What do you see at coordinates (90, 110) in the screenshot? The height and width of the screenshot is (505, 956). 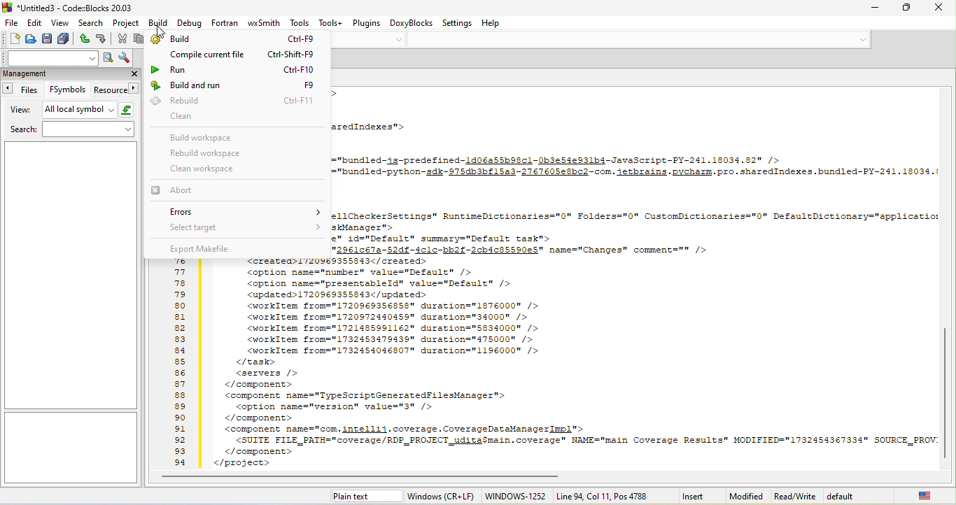 I see `all local symbol` at bounding box center [90, 110].